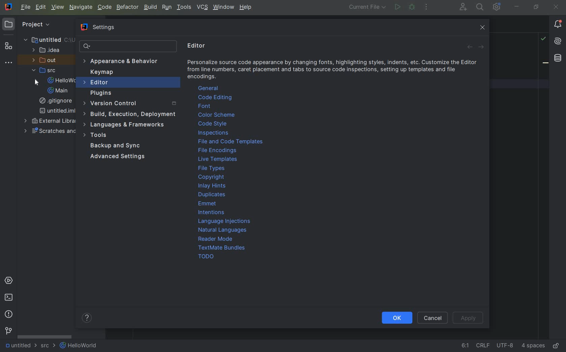 The width and height of the screenshot is (566, 352). Describe the element at coordinates (211, 195) in the screenshot. I see `duplicates` at that location.